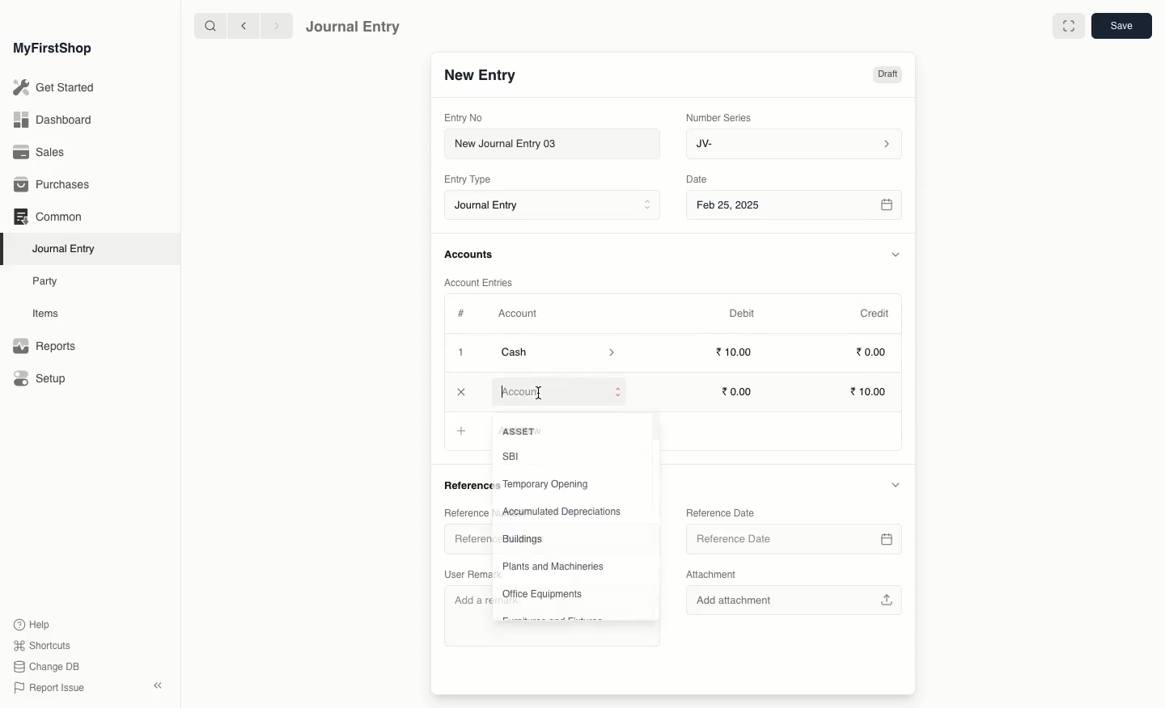 The height and width of the screenshot is (708, 1165). What do you see at coordinates (44, 347) in the screenshot?
I see `Reports` at bounding box center [44, 347].